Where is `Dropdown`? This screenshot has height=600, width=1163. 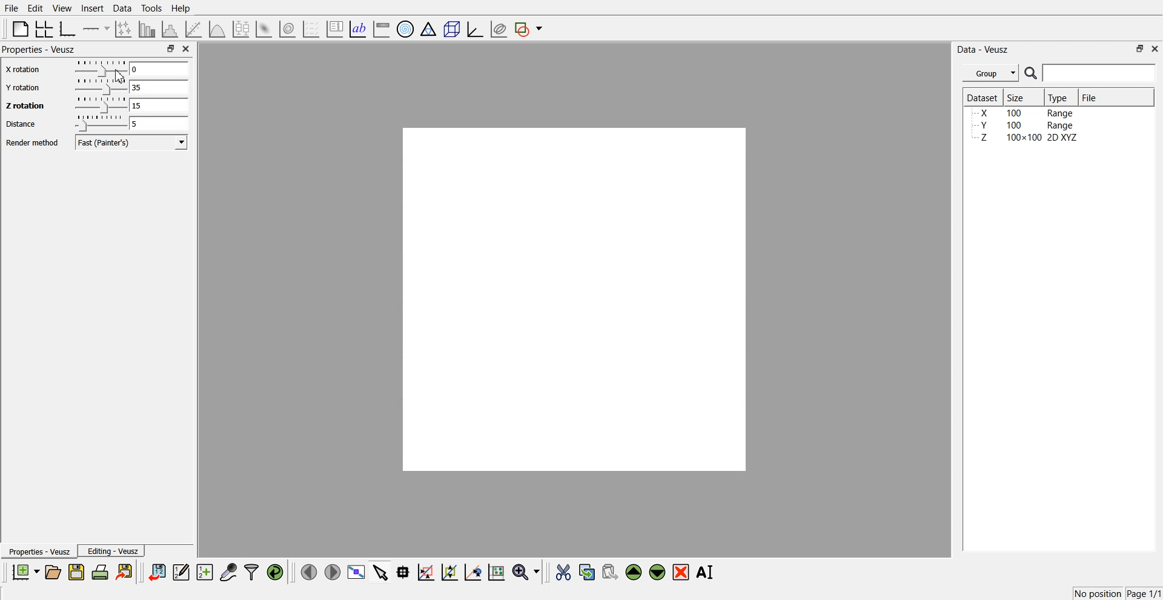 Dropdown is located at coordinates (182, 142).